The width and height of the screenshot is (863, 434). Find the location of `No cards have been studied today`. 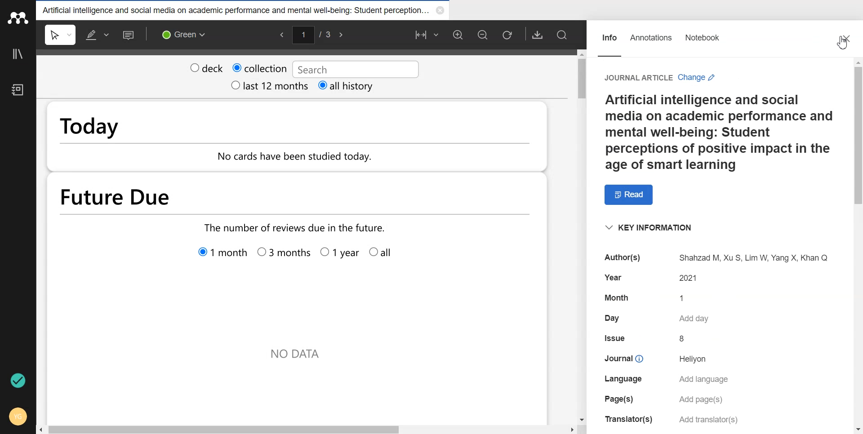

No cards have been studied today is located at coordinates (304, 158).